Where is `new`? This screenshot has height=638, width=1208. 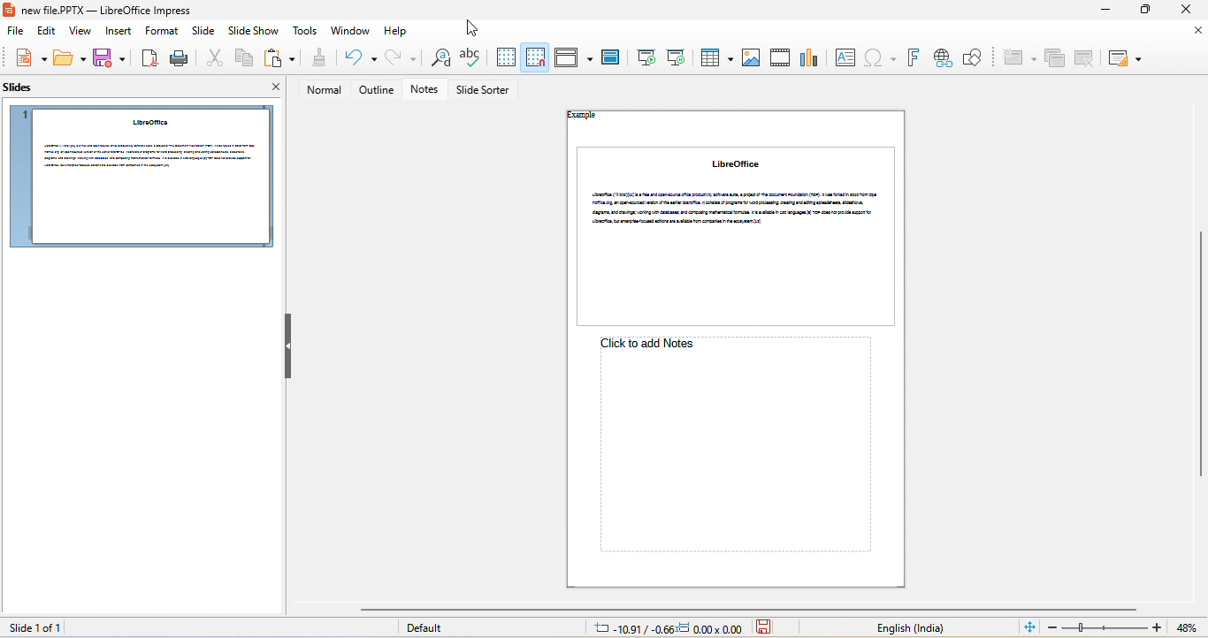 new is located at coordinates (27, 58).